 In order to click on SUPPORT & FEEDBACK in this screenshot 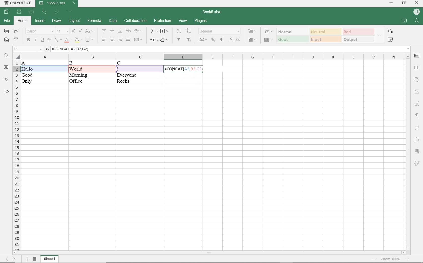, I will do `click(6, 91)`.